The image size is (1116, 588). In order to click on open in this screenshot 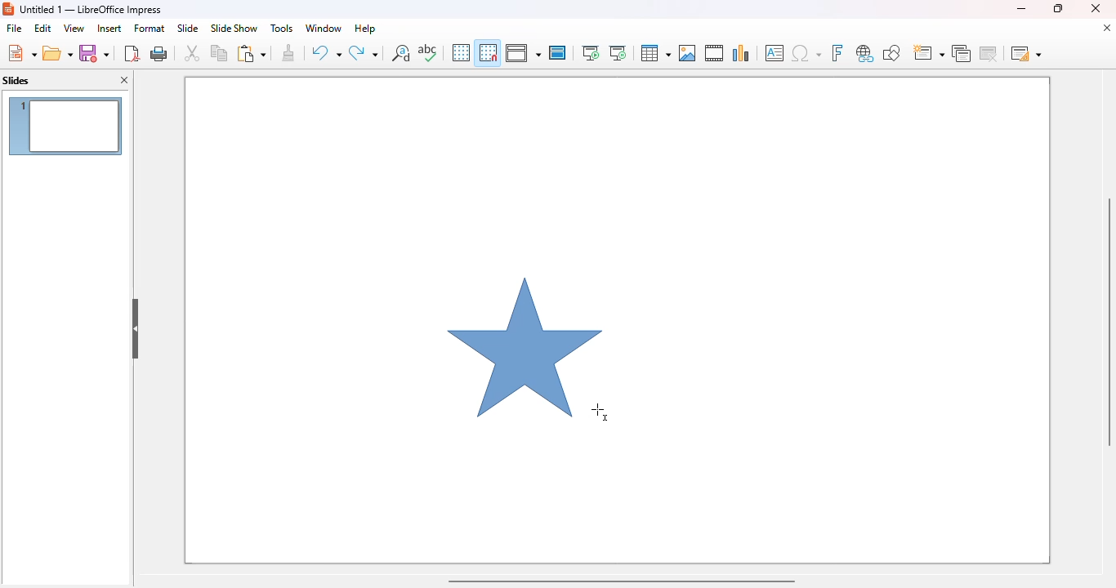, I will do `click(58, 54)`.